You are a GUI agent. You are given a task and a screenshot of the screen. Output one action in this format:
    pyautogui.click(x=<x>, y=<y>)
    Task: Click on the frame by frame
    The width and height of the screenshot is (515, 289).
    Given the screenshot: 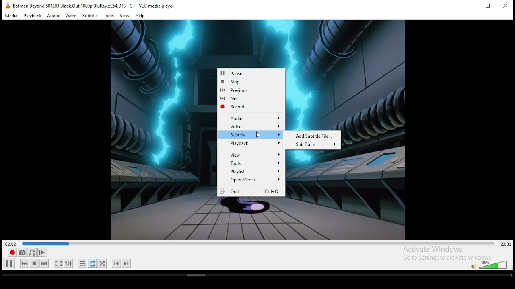 What is the action you would take?
    pyautogui.click(x=42, y=252)
    